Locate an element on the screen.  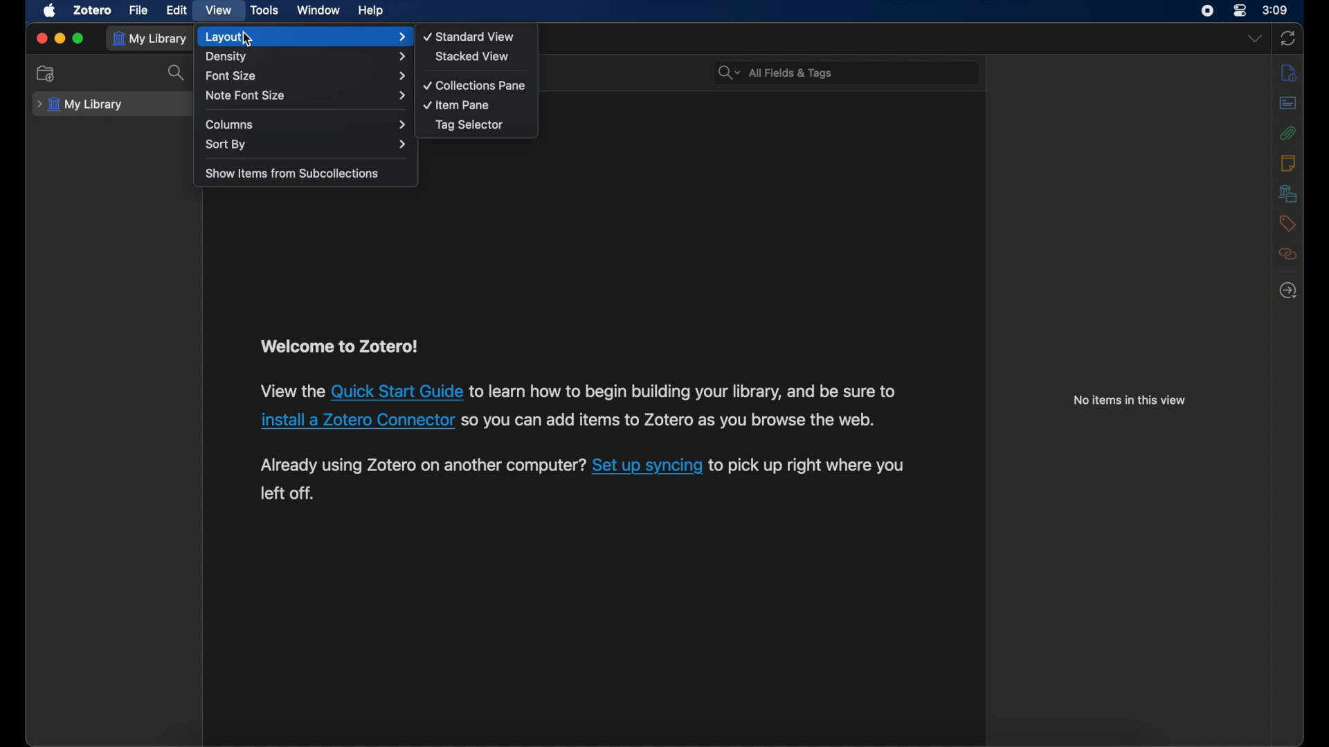
abstract is located at coordinates (1288, 103).